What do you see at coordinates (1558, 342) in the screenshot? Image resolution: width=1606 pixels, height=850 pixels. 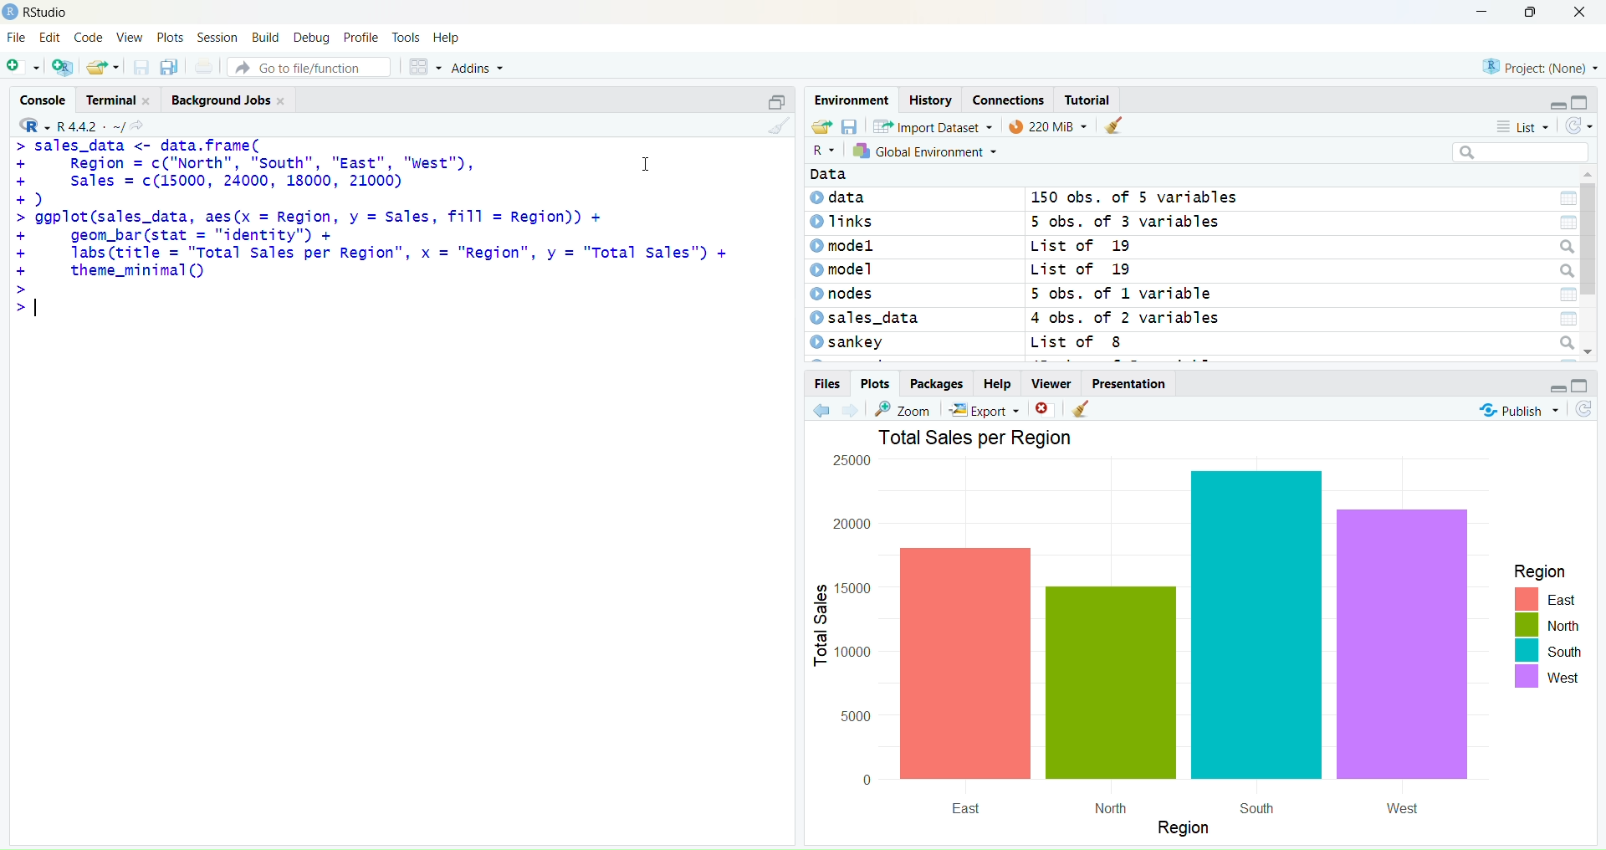 I see `search` at bounding box center [1558, 342].